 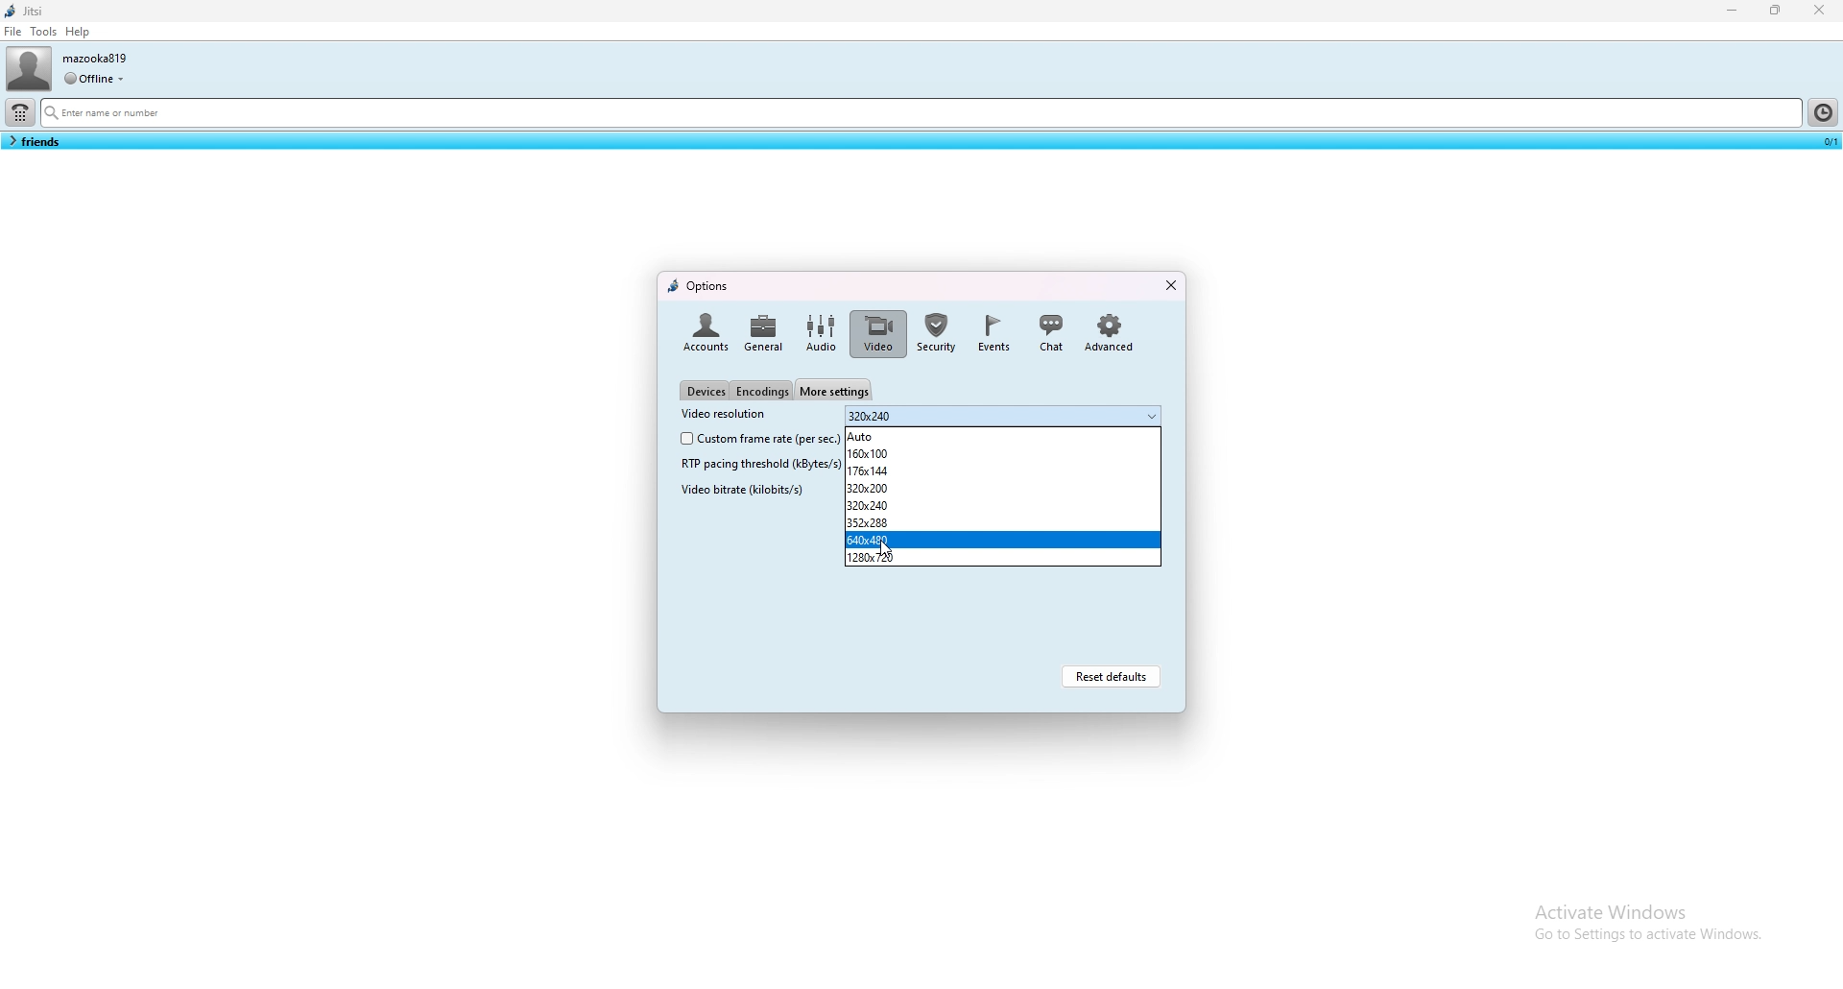 What do you see at coordinates (1002, 505) in the screenshot?
I see `320 by 240` at bounding box center [1002, 505].